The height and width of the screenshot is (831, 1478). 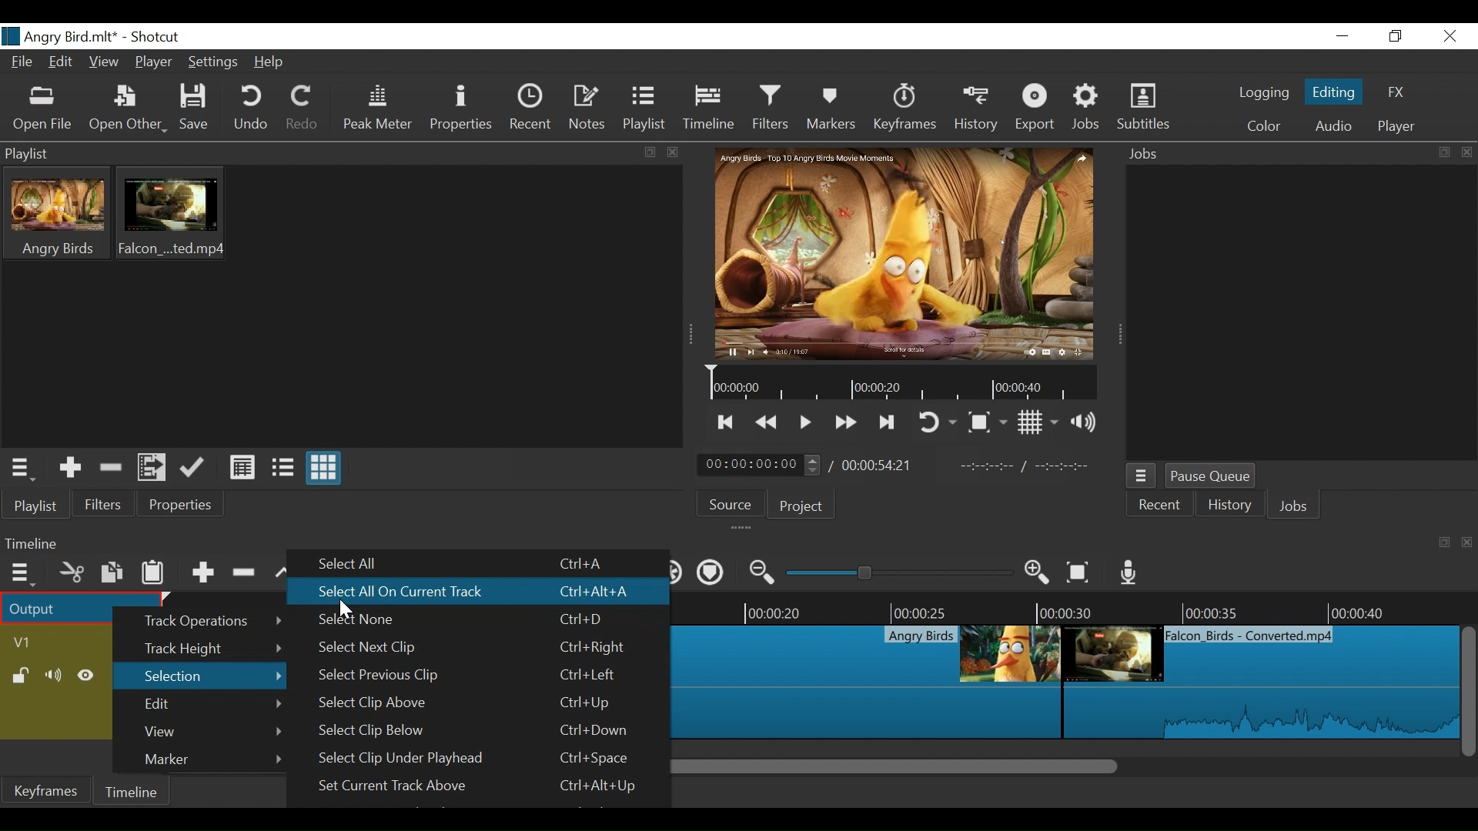 I want to click on Redo, so click(x=303, y=108).